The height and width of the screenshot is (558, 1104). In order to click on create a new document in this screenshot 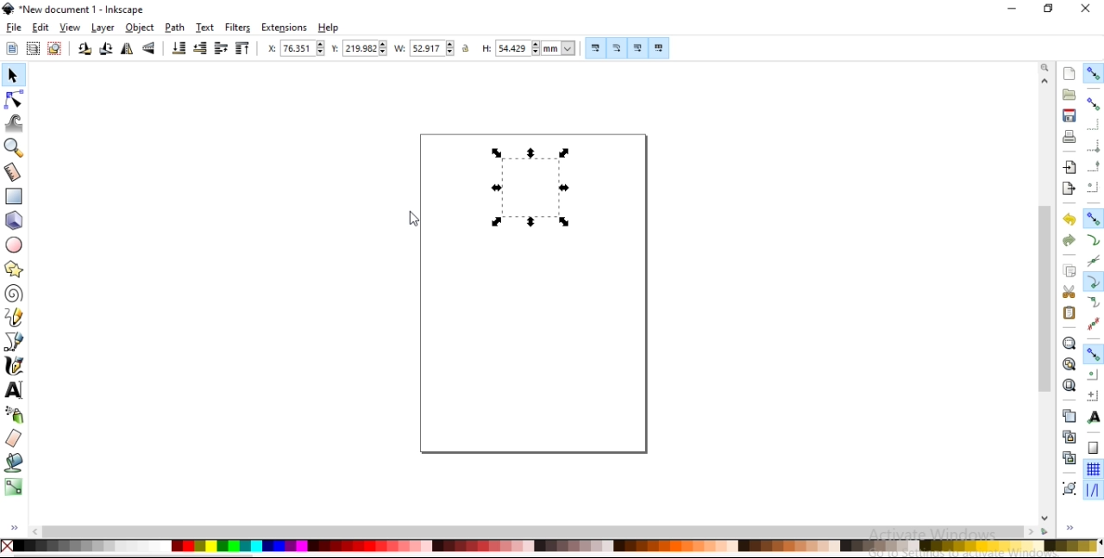, I will do `click(1070, 73)`.